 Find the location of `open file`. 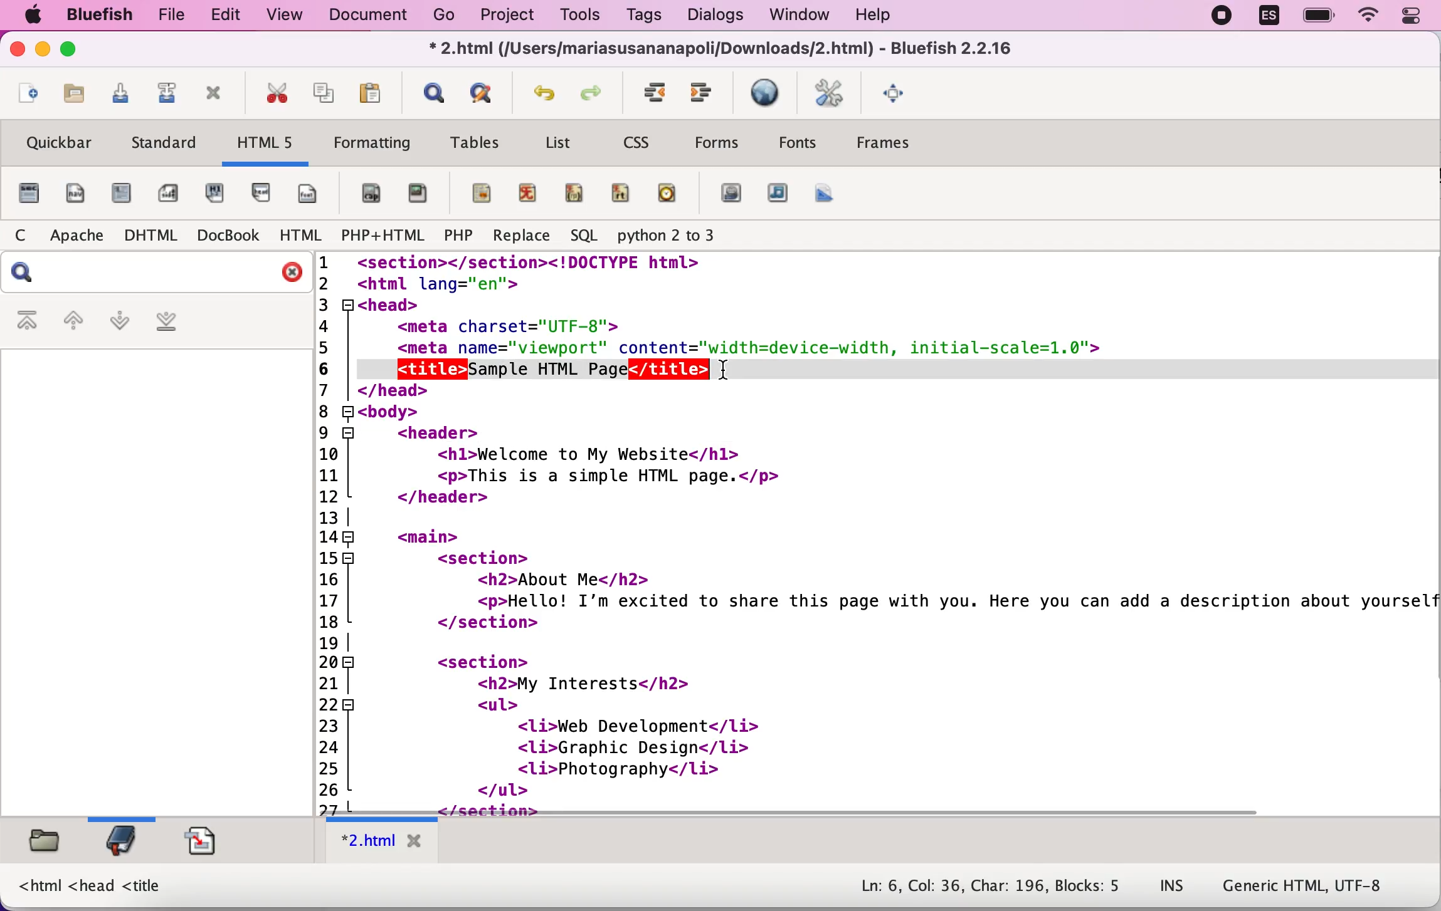

open file is located at coordinates (75, 95).